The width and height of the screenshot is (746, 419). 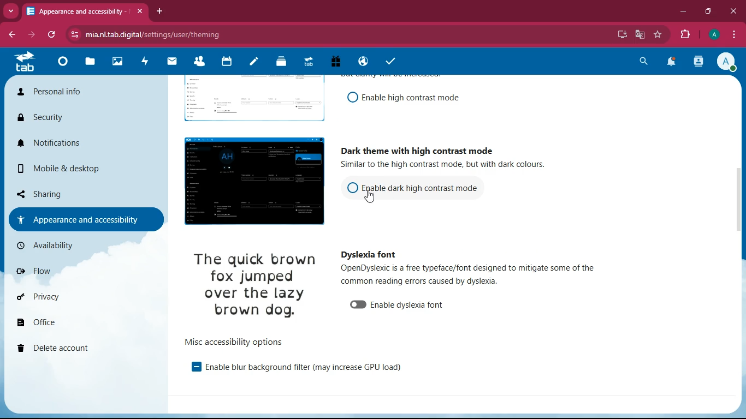 What do you see at coordinates (10, 11) in the screenshot?
I see `more` at bounding box center [10, 11].